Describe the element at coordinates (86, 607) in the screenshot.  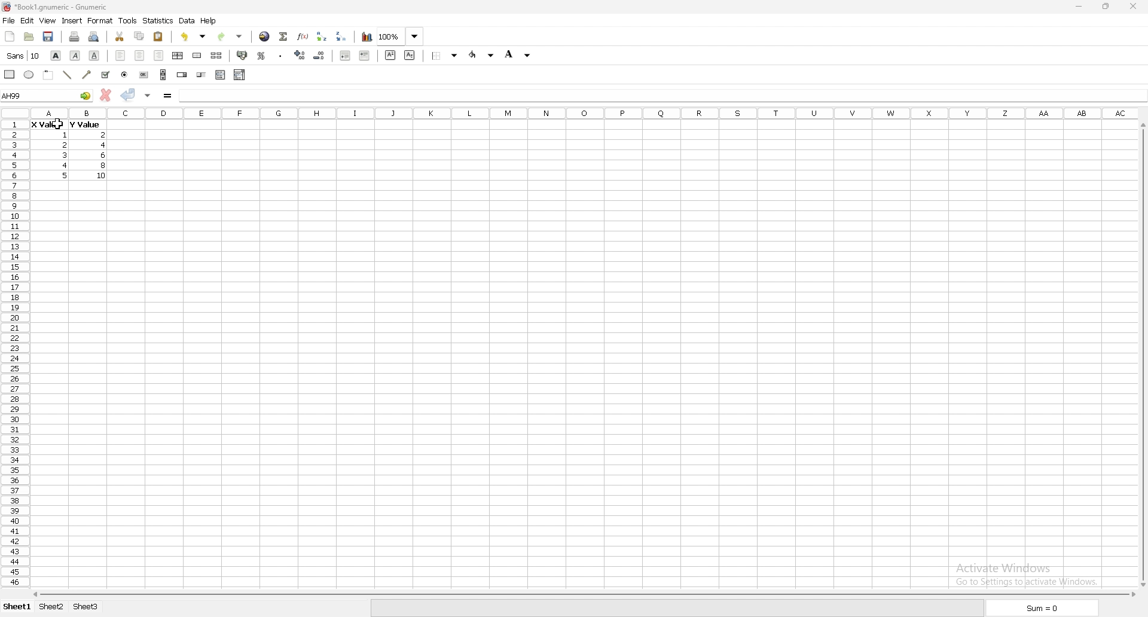
I see `sheet 3` at that location.